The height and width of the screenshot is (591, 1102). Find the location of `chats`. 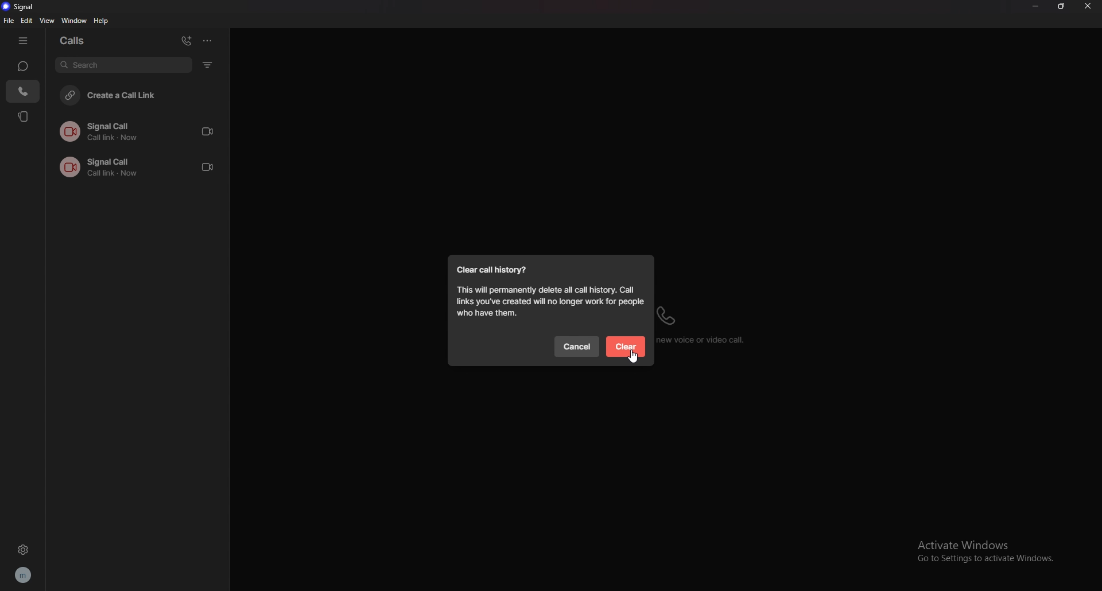

chats is located at coordinates (24, 66).